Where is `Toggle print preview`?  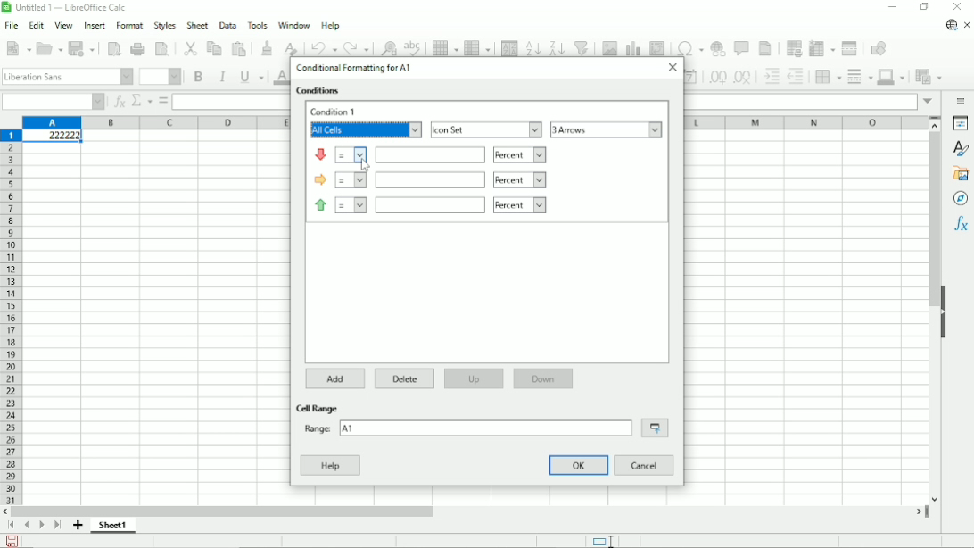 Toggle print preview is located at coordinates (161, 49).